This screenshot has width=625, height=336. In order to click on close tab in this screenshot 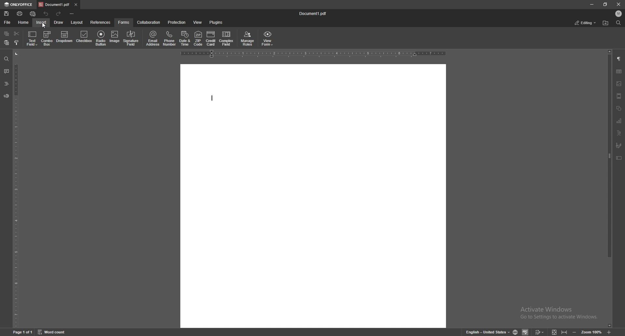, I will do `click(76, 5)`.